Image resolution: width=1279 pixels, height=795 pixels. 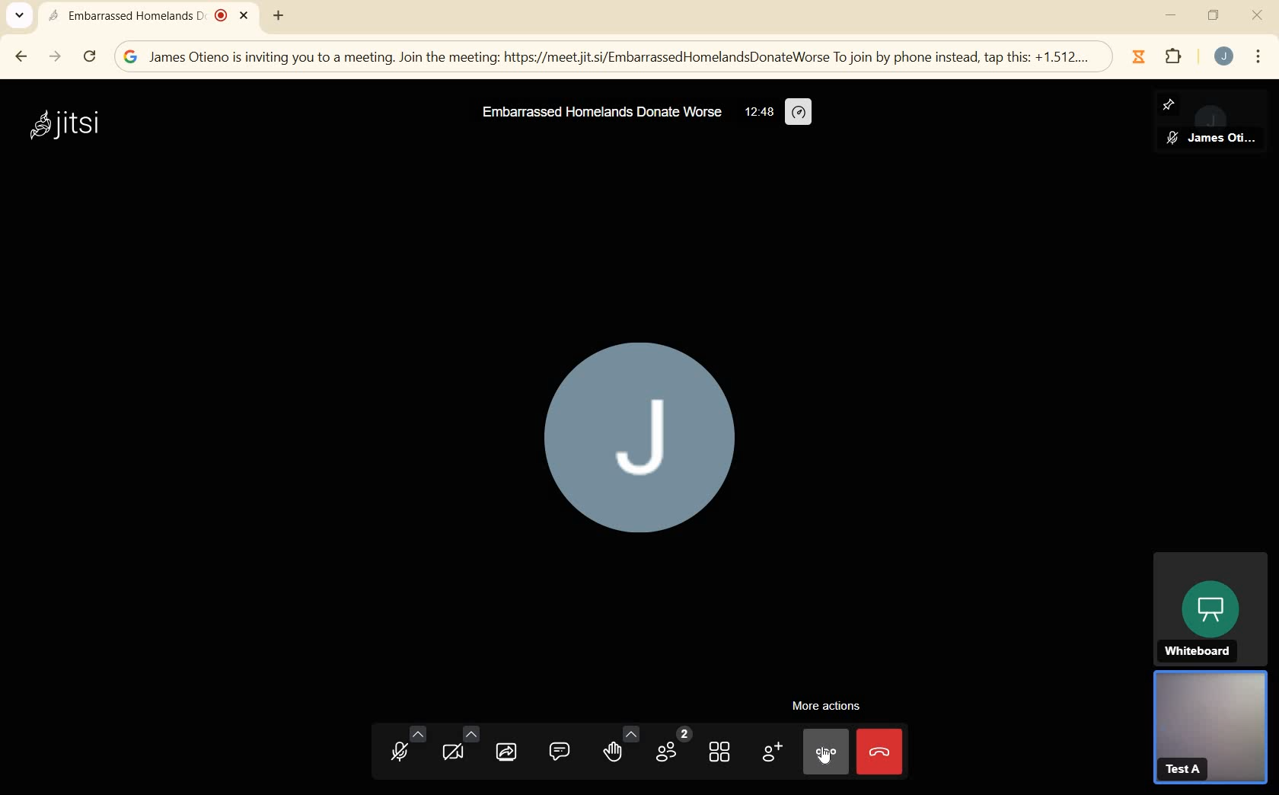 What do you see at coordinates (560, 752) in the screenshot?
I see `open chat` at bounding box center [560, 752].